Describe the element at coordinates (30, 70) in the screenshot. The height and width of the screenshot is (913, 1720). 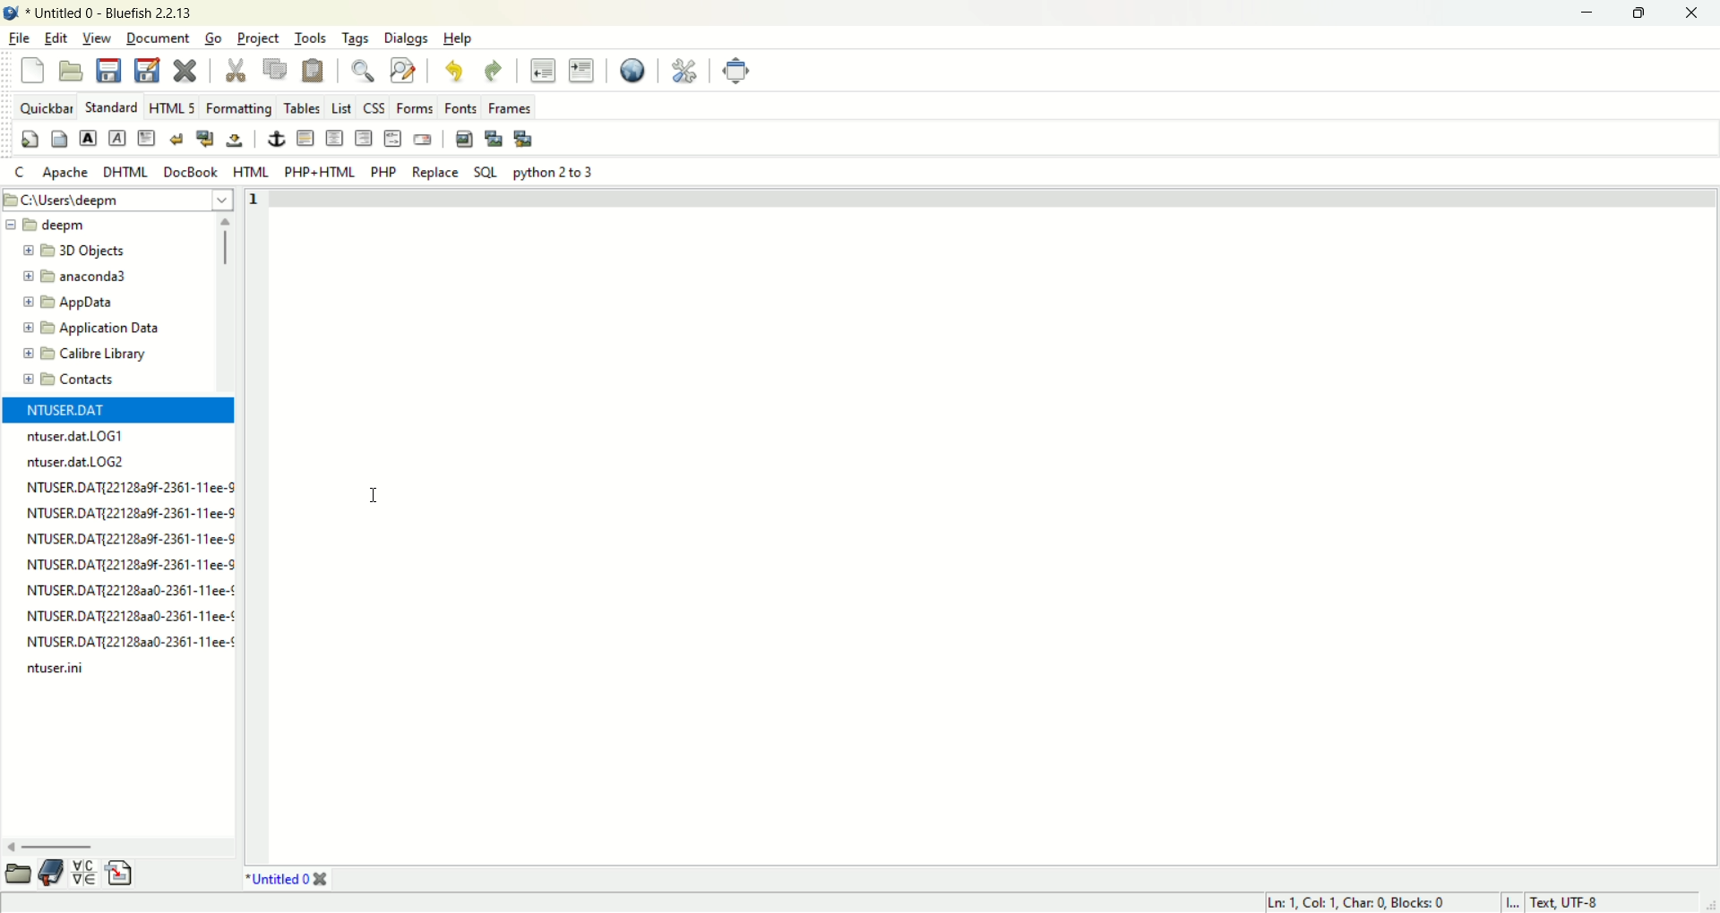
I see `new file` at that location.